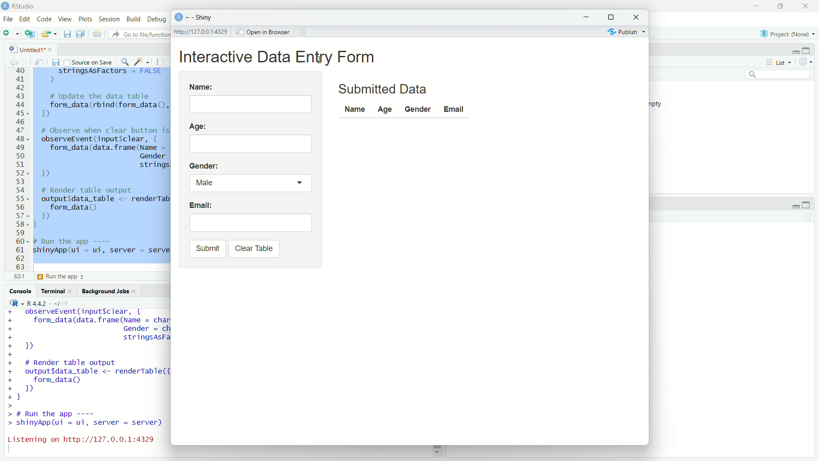 The image size is (819, 461). What do you see at coordinates (105, 290) in the screenshot?
I see `background jobs` at bounding box center [105, 290].